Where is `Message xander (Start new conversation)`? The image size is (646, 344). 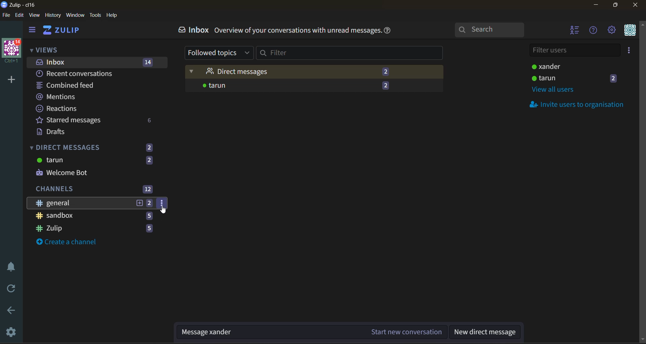
Message xander (Start new conversation) is located at coordinates (310, 333).